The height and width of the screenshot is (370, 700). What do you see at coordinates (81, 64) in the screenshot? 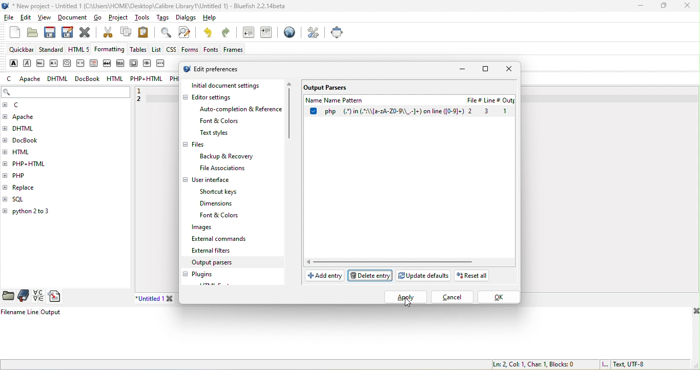
I see `code` at bounding box center [81, 64].